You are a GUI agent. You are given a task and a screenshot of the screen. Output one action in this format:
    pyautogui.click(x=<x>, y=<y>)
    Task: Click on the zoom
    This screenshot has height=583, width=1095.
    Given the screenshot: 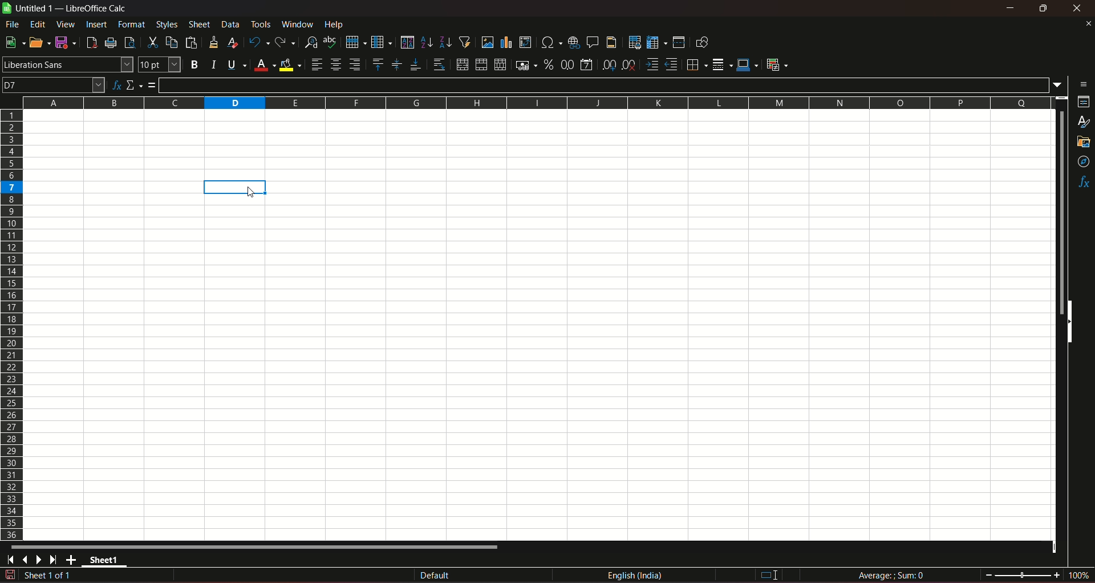 What is the action you would take?
    pyautogui.click(x=1037, y=574)
    